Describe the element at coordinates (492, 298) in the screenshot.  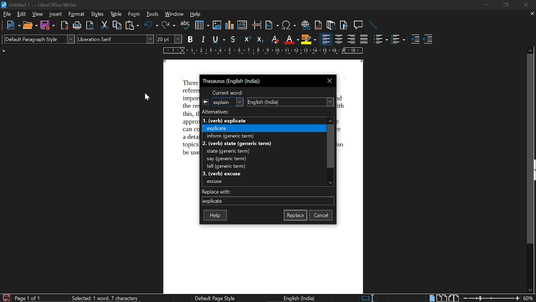
I see `change zoom` at that location.